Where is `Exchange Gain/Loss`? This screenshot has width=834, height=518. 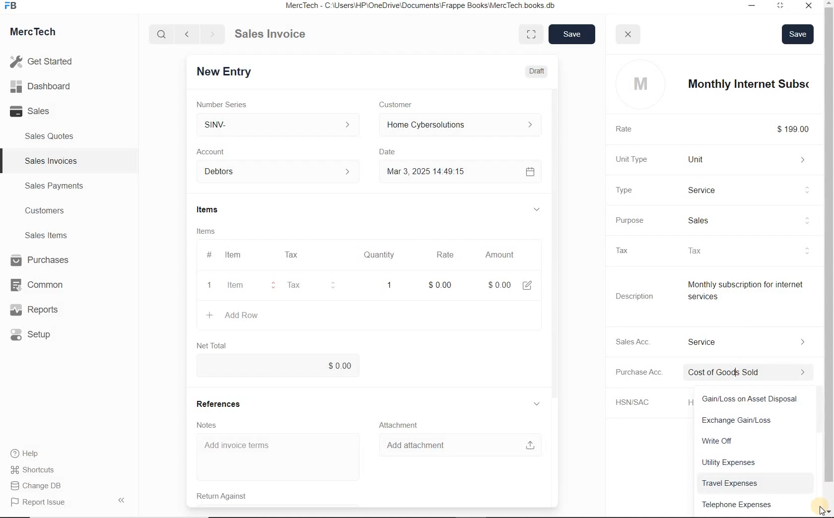
Exchange Gain/Loss is located at coordinates (756, 419).